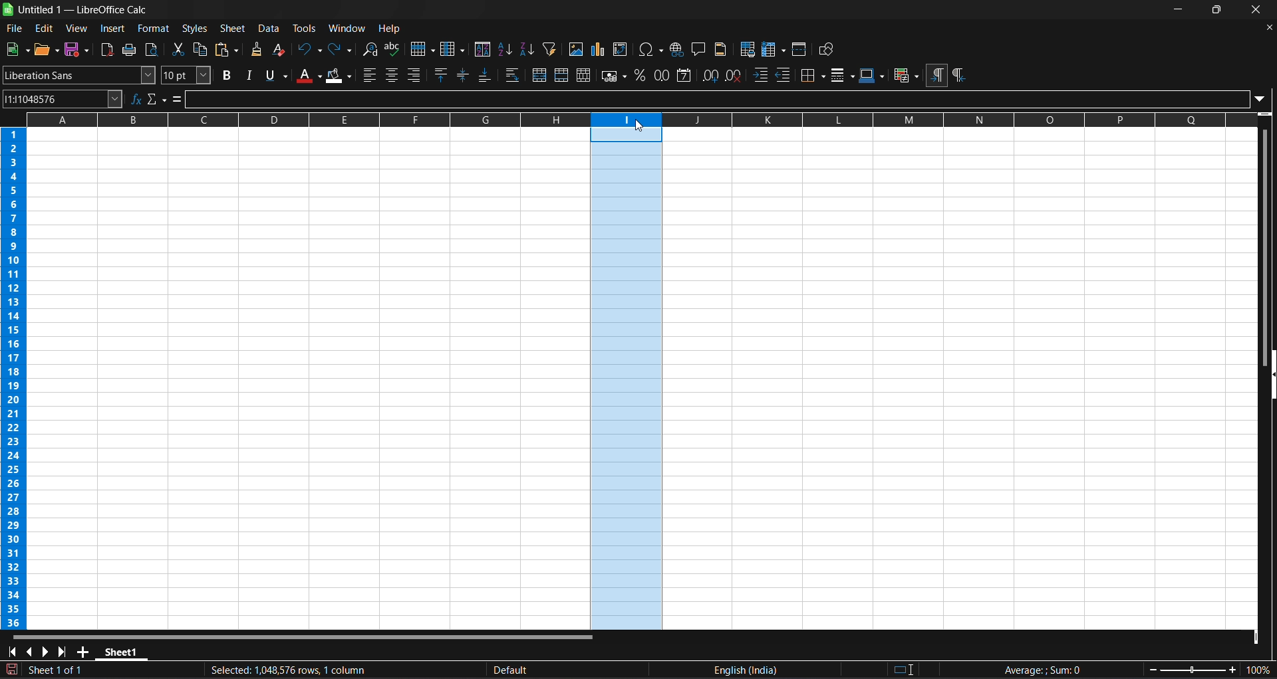 Image resolution: width=1277 pixels, height=679 pixels. What do you see at coordinates (47, 49) in the screenshot?
I see `open` at bounding box center [47, 49].